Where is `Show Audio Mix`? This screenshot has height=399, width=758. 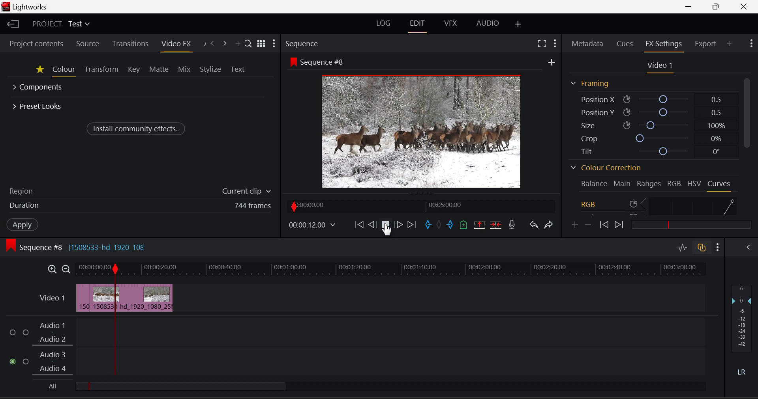 Show Audio Mix is located at coordinates (748, 248).